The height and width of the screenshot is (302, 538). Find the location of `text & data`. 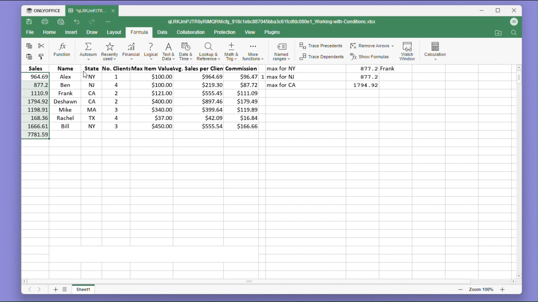

text & data is located at coordinates (168, 51).